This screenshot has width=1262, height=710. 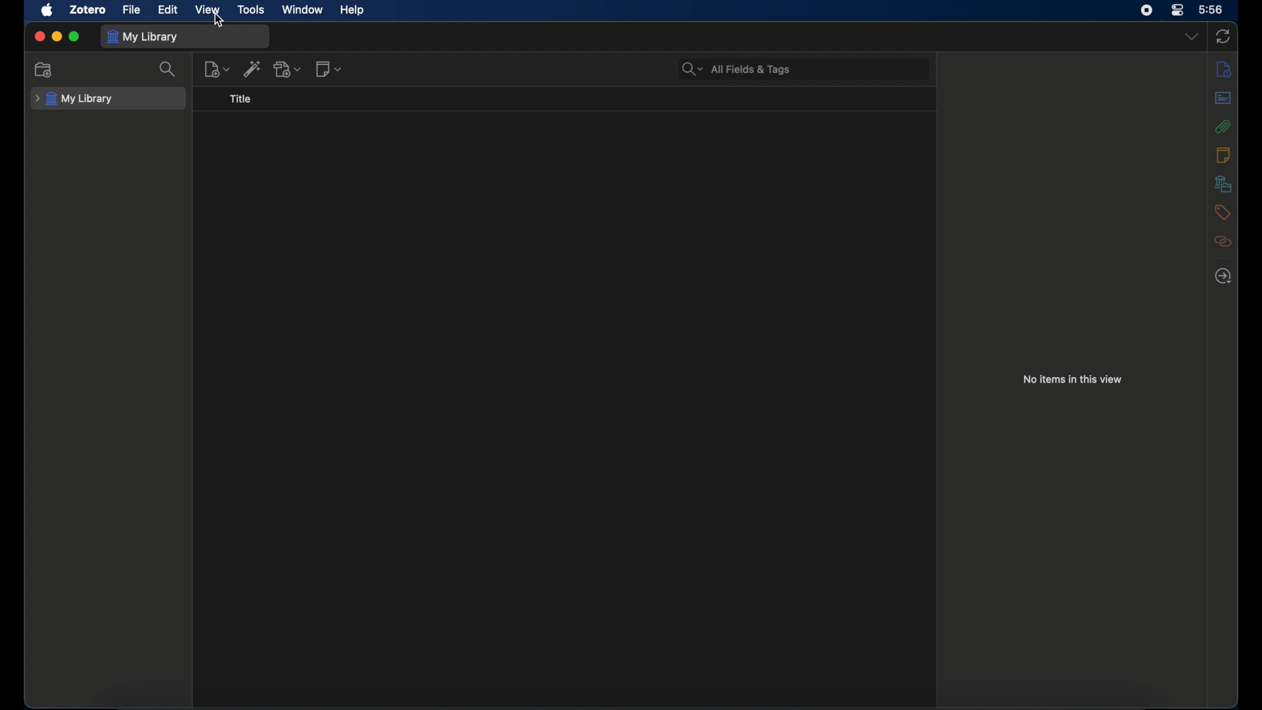 What do you see at coordinates (1221, 212) in the screenshot?
I see `tags` at bounding box center [1221, 212].